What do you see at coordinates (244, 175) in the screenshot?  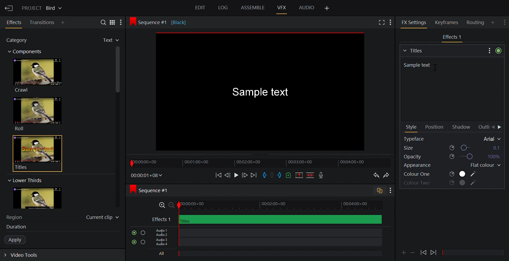 I see `Nudge one frame forward` at bounding box center [244, 175].